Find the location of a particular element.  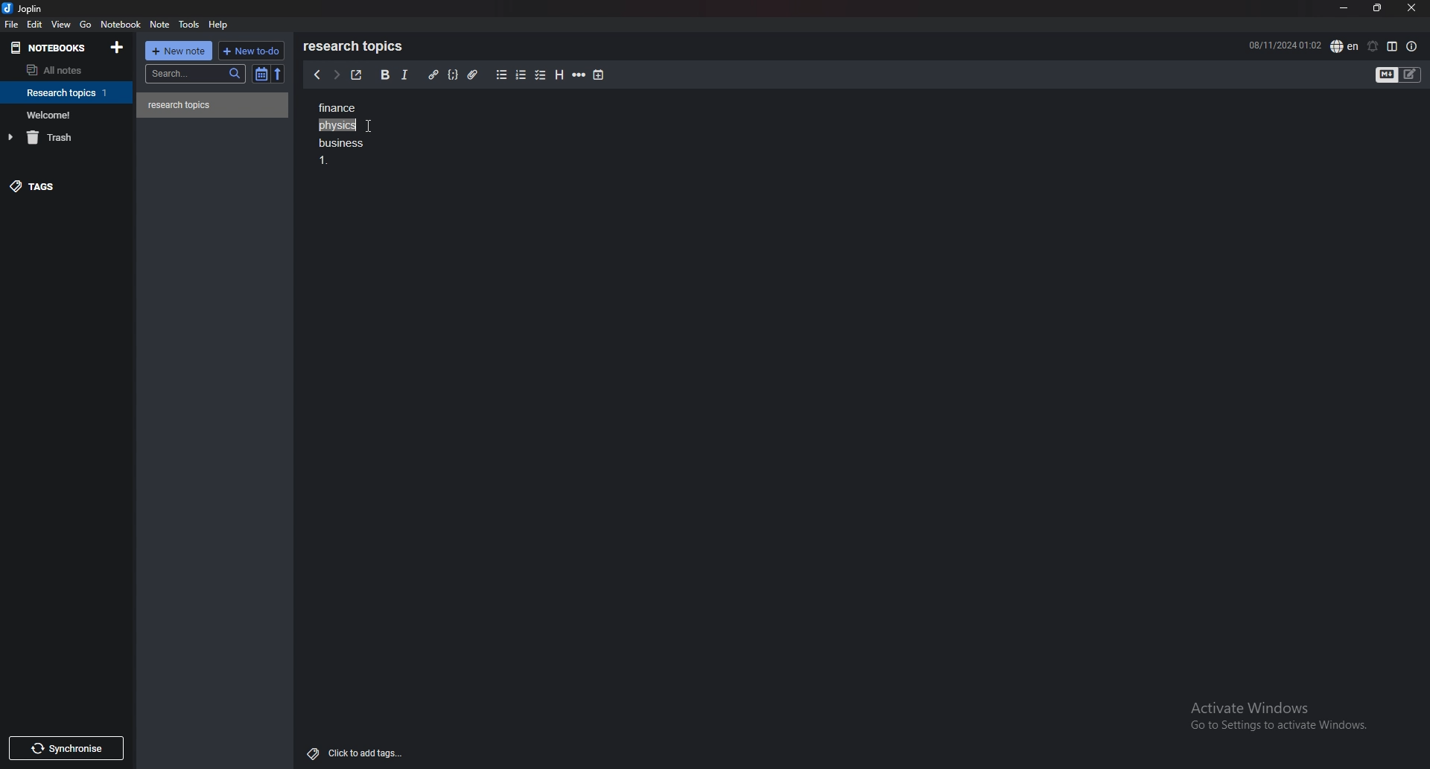

toggle editor is located at coordinates (1399, 75).